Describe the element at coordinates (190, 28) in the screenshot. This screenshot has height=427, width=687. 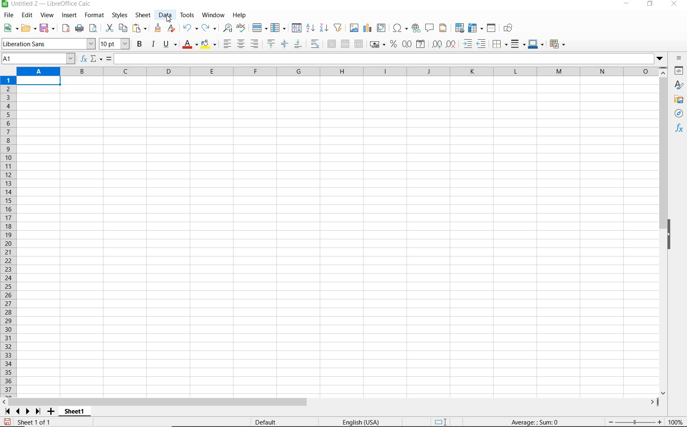
I see `undo` at that location.